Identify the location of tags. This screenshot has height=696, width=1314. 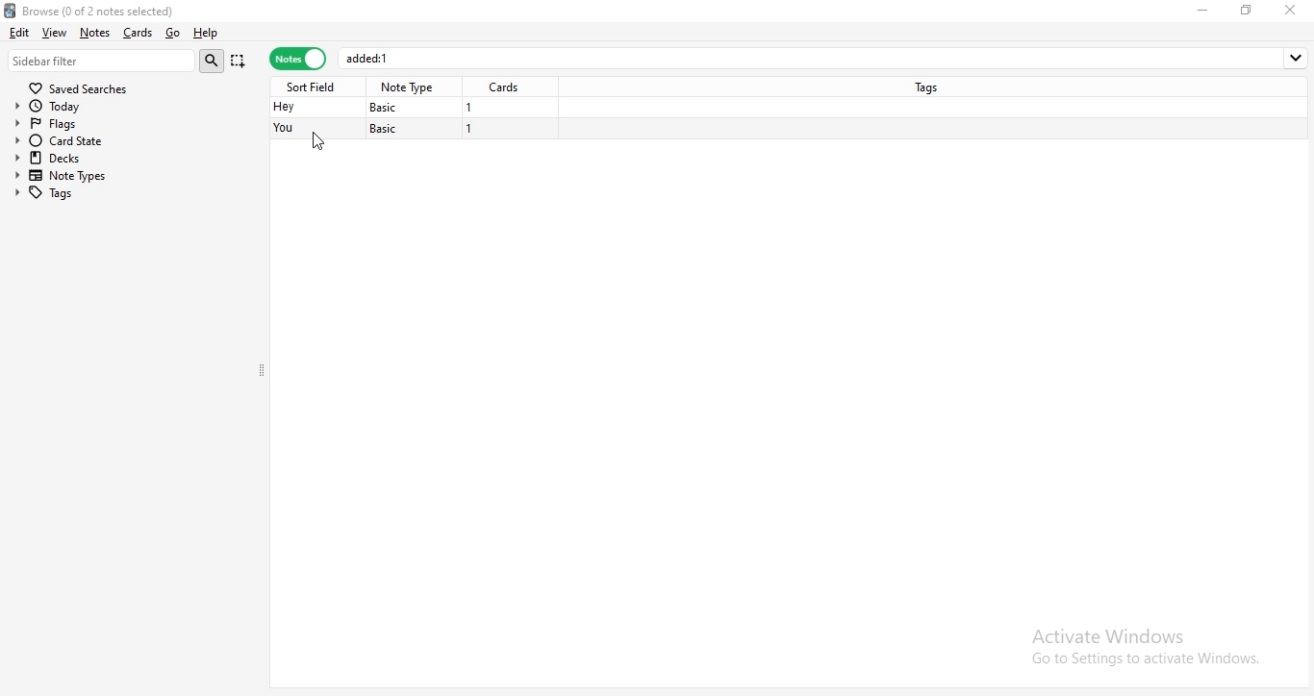
(63, 192).